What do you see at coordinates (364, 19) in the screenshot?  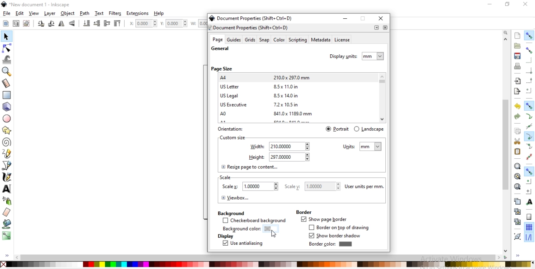 I see `restore down` at bounding box center [364, 19].